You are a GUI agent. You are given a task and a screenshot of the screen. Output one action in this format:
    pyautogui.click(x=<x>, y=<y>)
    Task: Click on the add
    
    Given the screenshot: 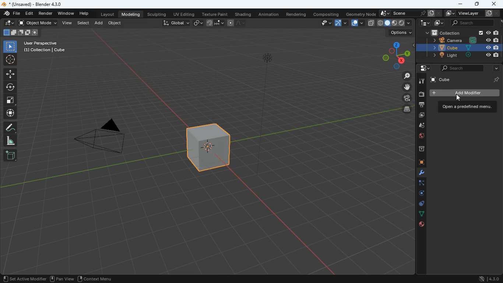 What is the action you would take?
    pyautogui.click(x=98, y=23)
    